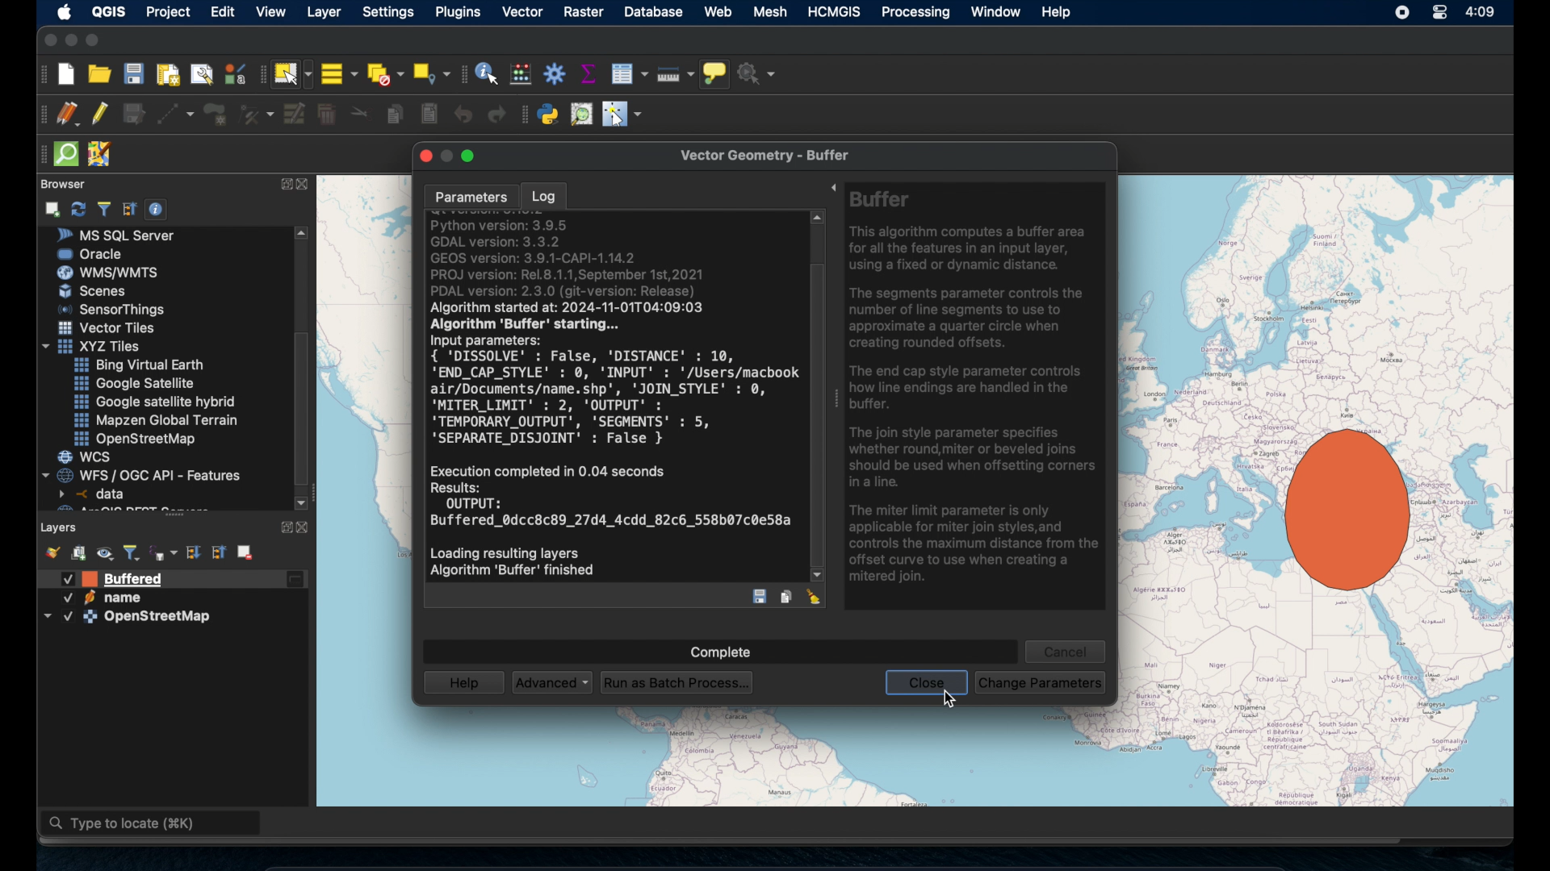 This screenshot has width=1550, height=871. What do you see at coordinates (448, 156) in the screenshot?
I see `inactive minimize button` at bounding box center [448, 156].